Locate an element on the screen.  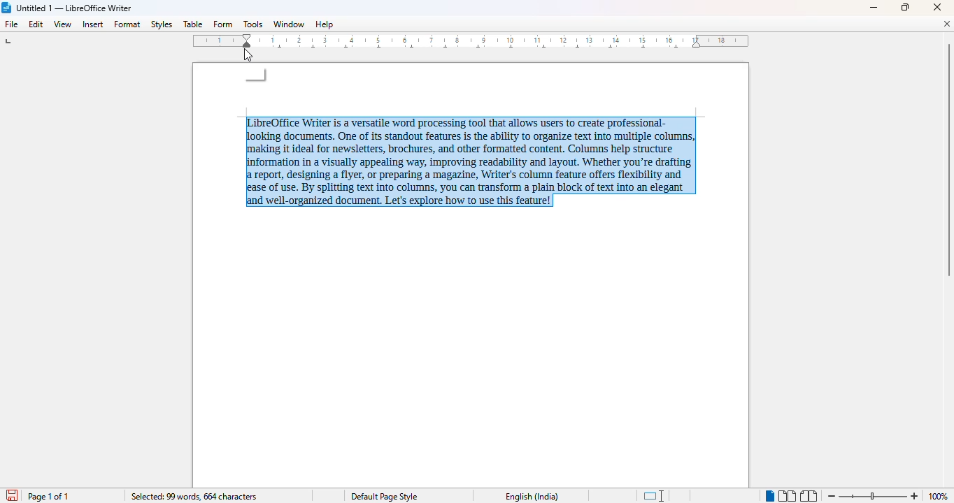
help is located at coordinates (325, 24).